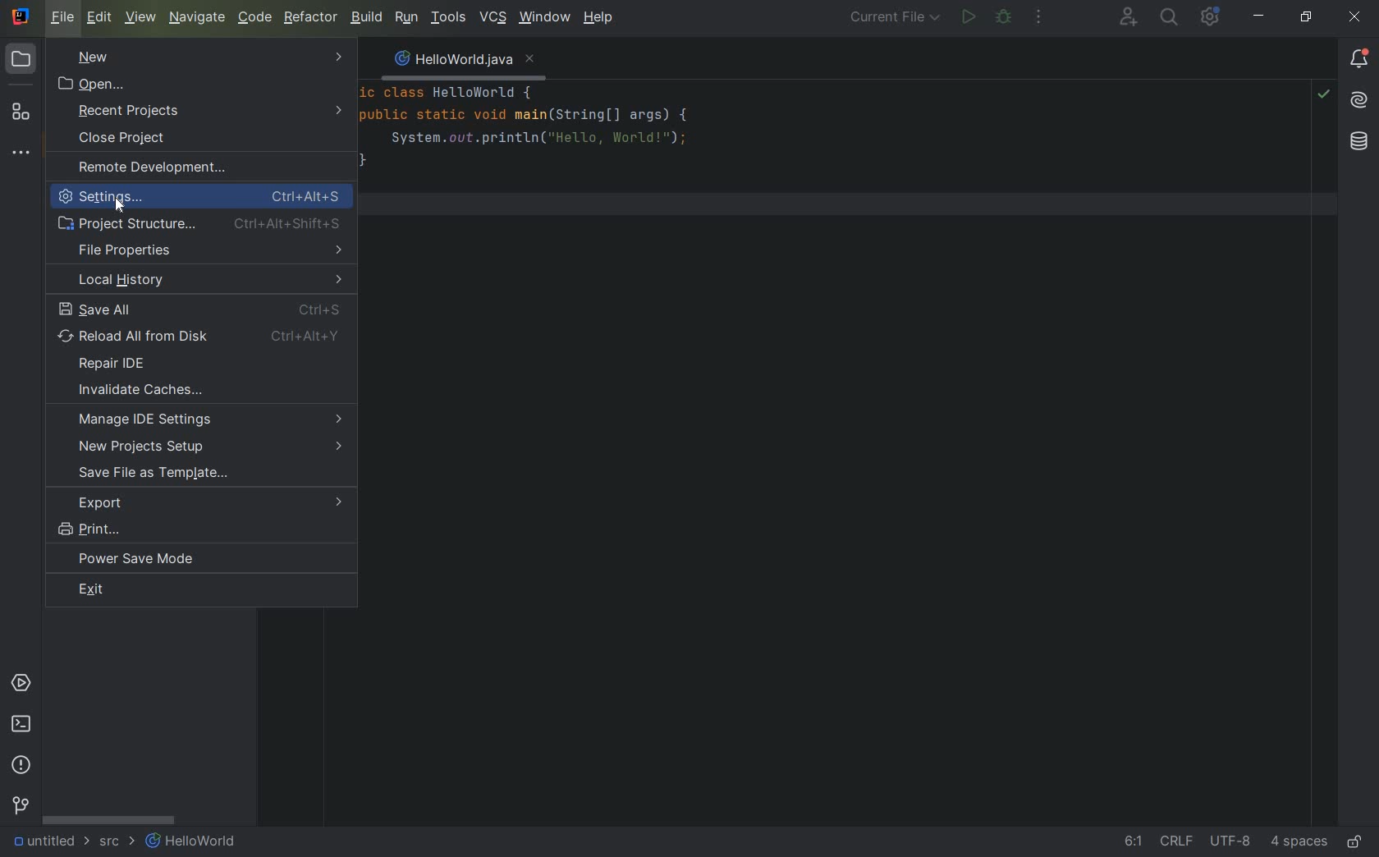 The height and width of the screenshot is (857, 1379). I want to click on manage IDE Settings, so click(211, 420).